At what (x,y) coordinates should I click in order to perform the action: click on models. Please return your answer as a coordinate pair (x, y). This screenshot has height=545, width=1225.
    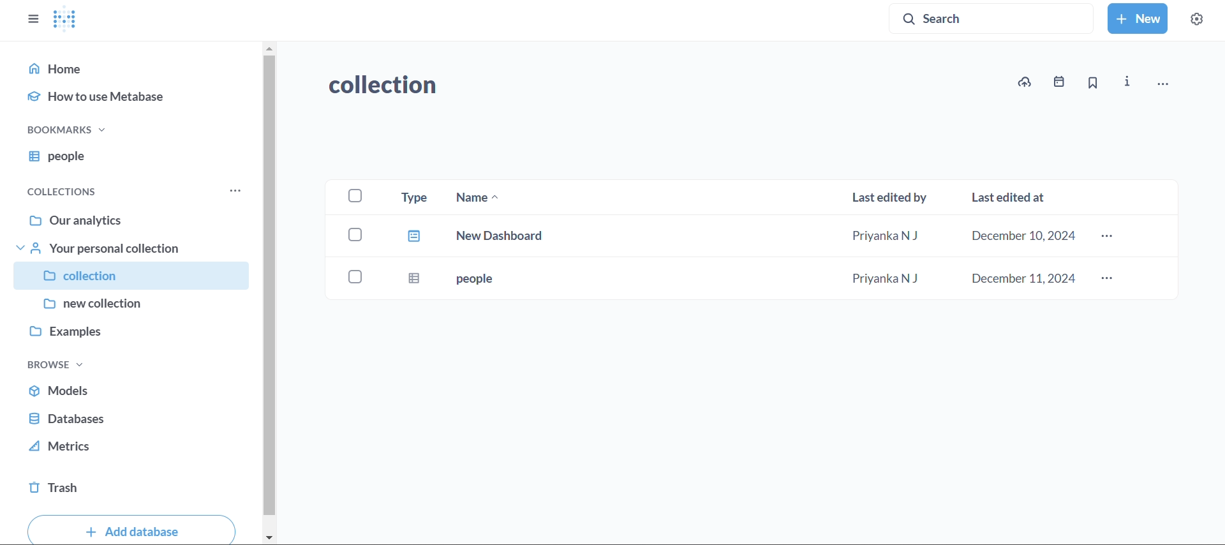
    Looking at the image, I should click on (128, 387).